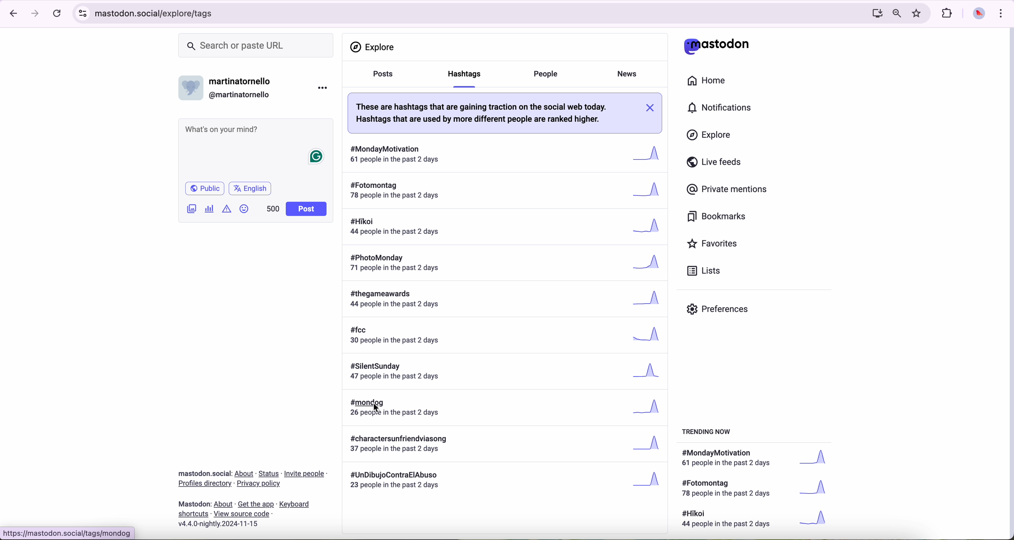  Describe the element at coordinates (626, 75) in the screenshot. I see `news` at that location.